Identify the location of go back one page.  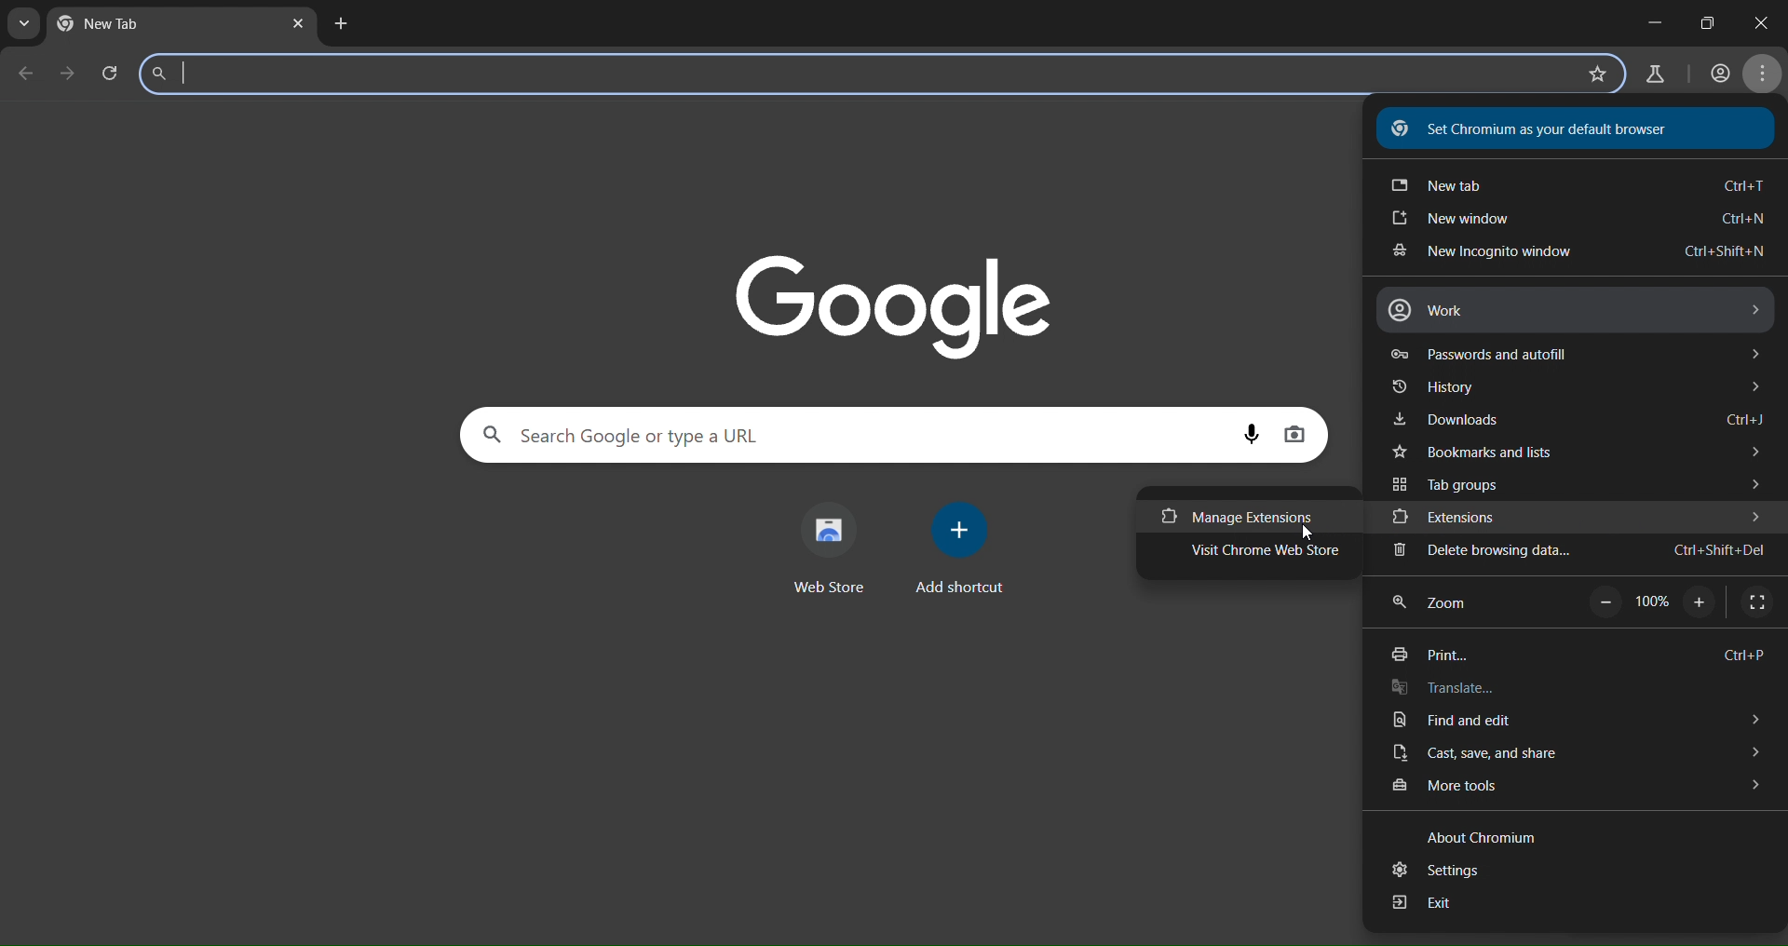
(24, 73).